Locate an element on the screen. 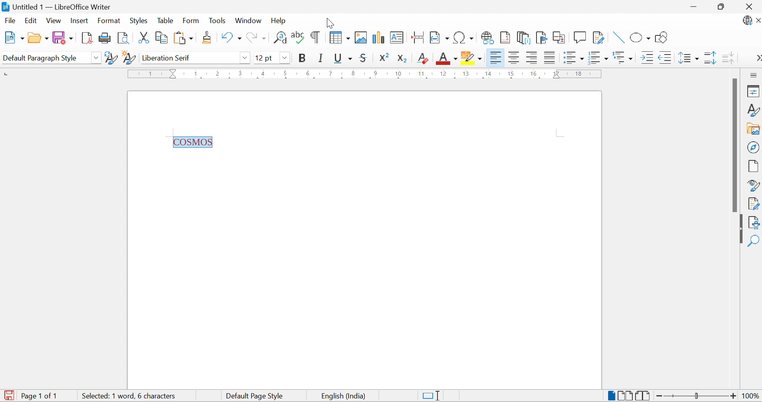 This screenshot has height=402, width=762. Basic Shapes is located at coordinates (640, 38).